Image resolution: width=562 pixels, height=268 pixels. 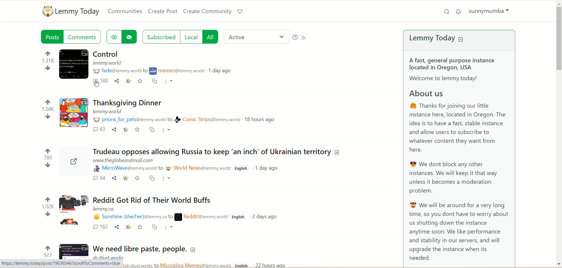 What do you see at coordinates (153, 179) in the screenshot?
I see `cross post` at bounding box center [153, 179].